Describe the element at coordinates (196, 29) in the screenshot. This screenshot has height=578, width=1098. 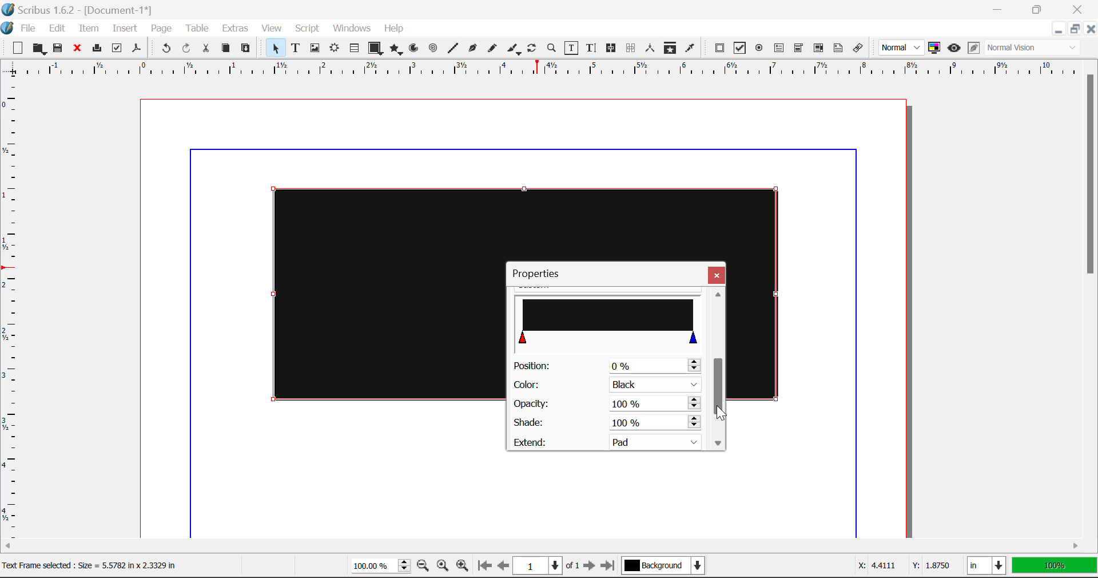
I see `Table` at that location.